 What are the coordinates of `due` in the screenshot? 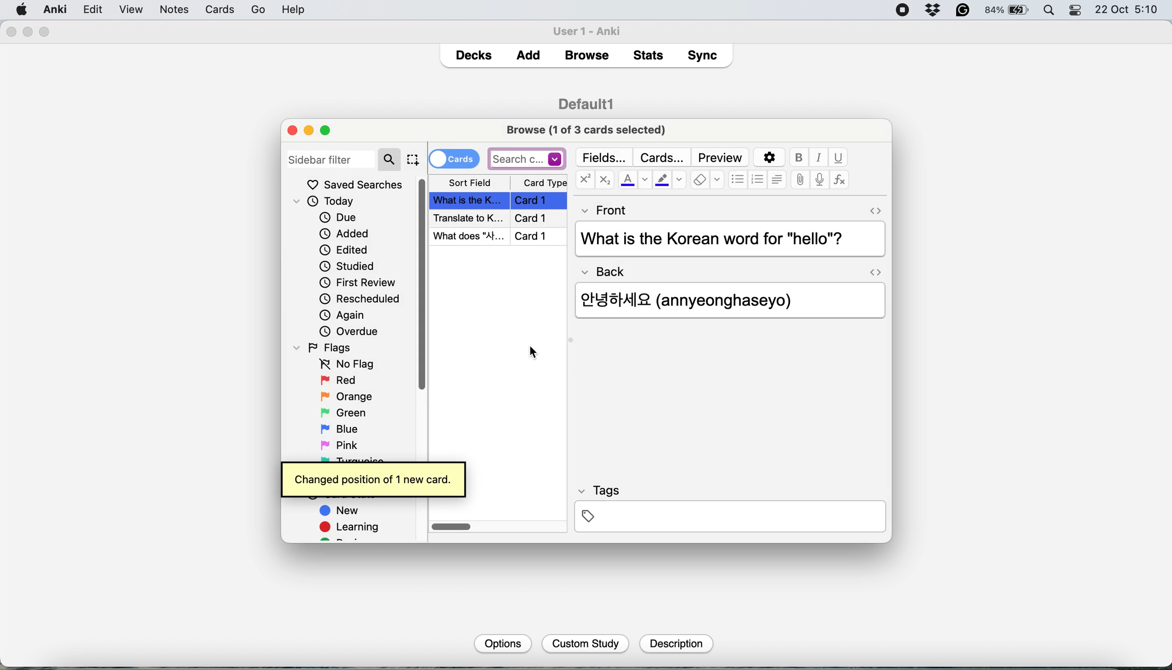 It's located at (338, 217).